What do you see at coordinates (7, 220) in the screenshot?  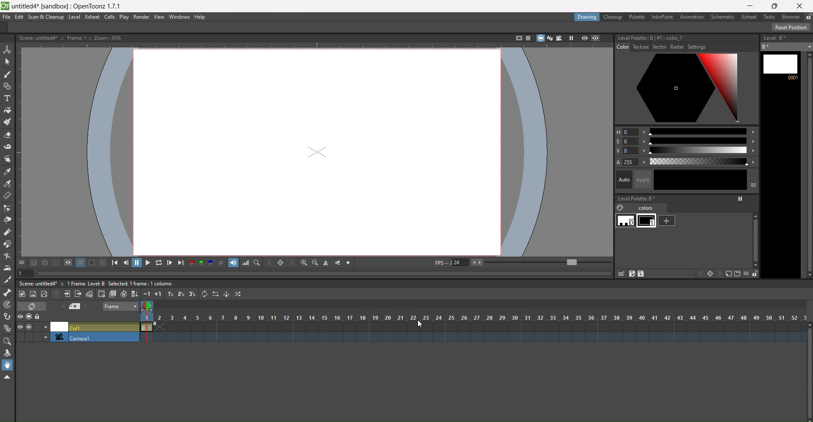 I see `pinch tool` at bounding box center [7, 220].